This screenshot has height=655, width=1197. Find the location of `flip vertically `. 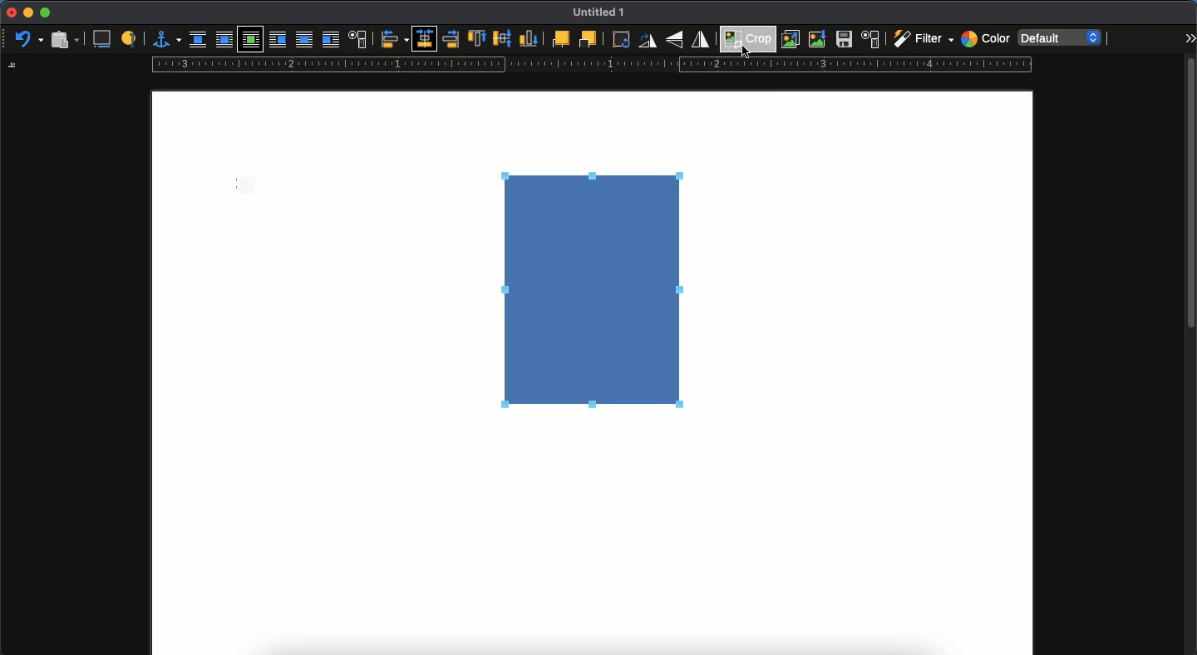

flip vertically  is located at coordinates (677, 39).